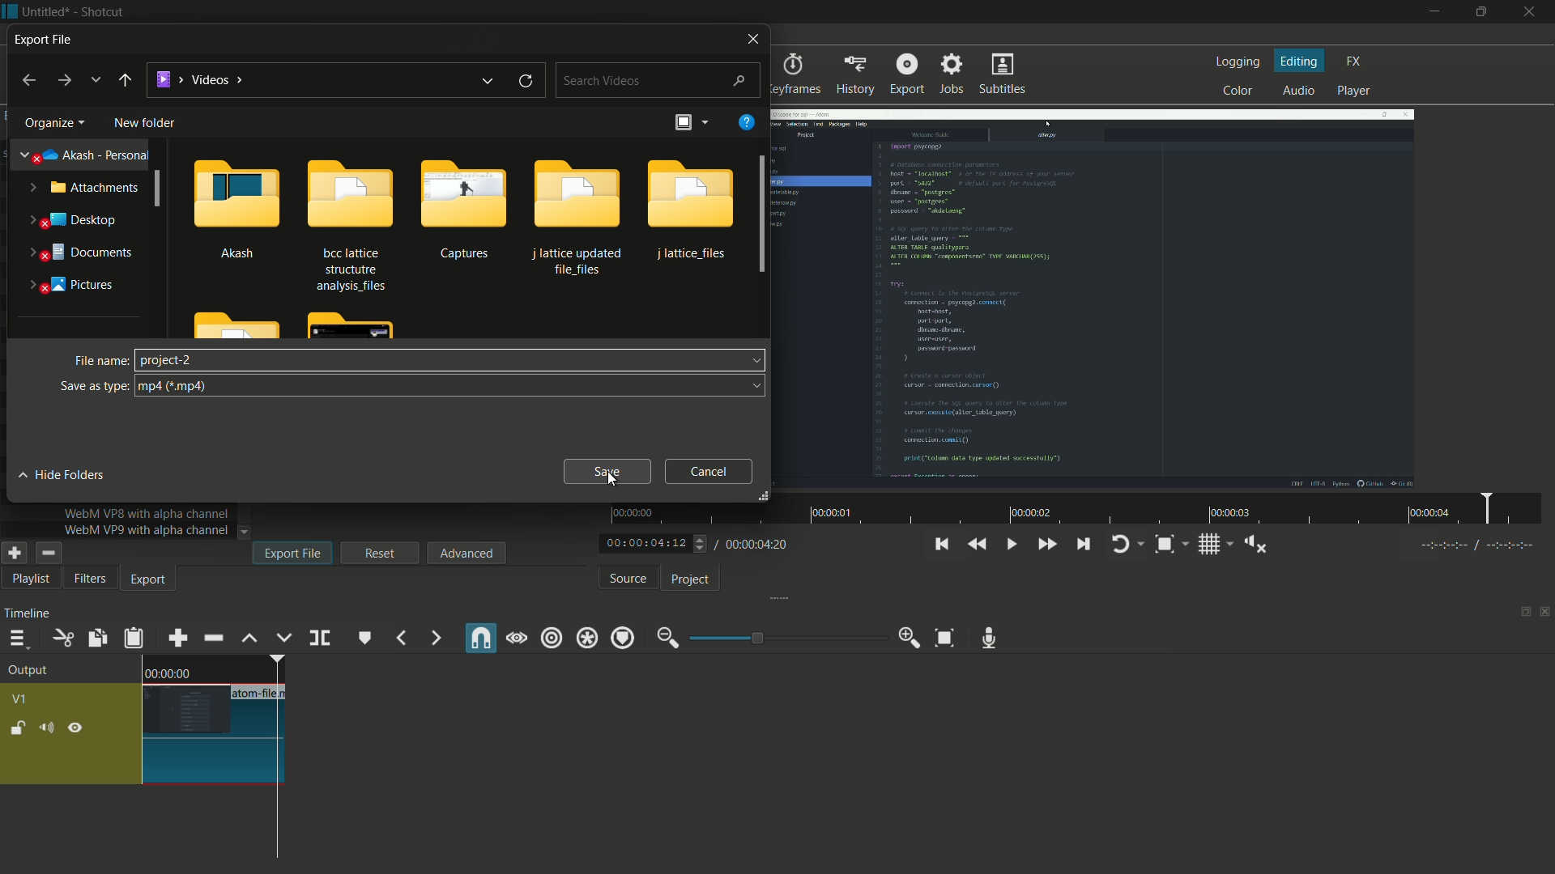 This screenshot has width=1555, height=874. What do you see at coordinates (62, 639) in the screenshot?
I see `cut` at bounding box center [62, 639].